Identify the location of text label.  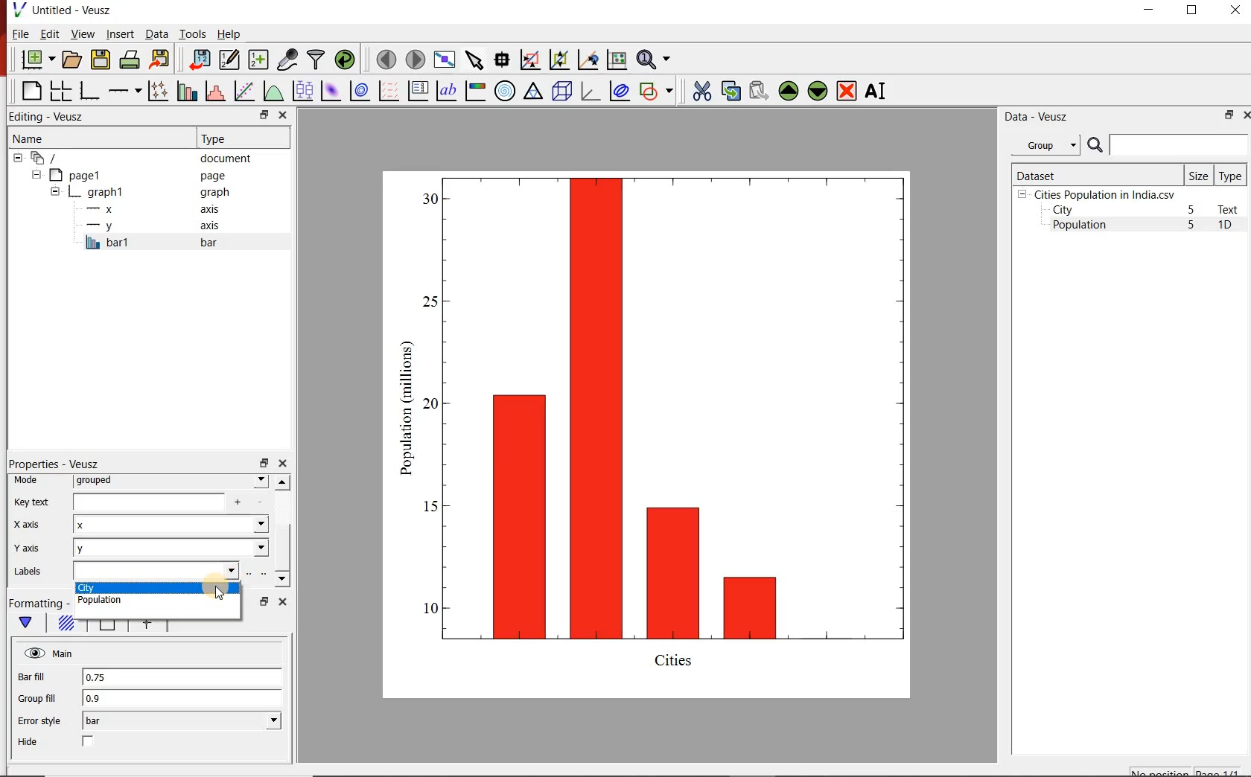
(446, 90).